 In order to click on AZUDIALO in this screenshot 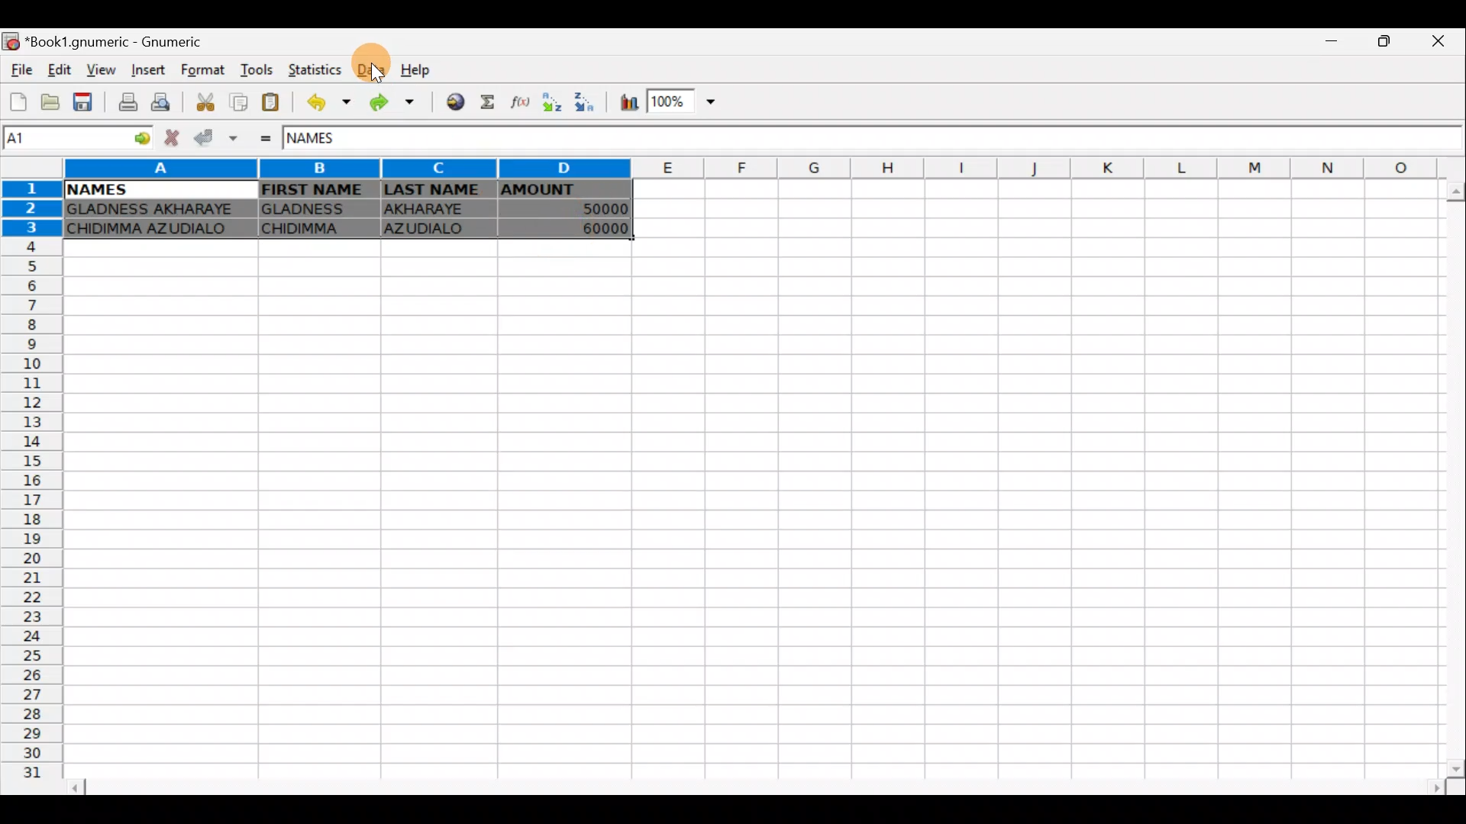, I will do `click(432, 230)`.